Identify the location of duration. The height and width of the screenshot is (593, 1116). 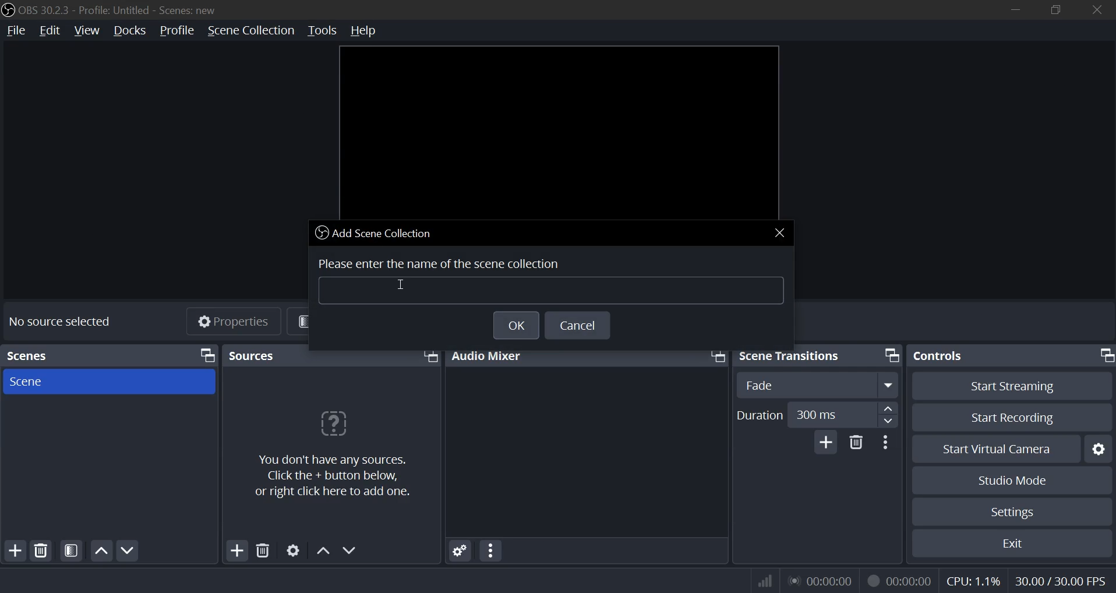
(761, 415).